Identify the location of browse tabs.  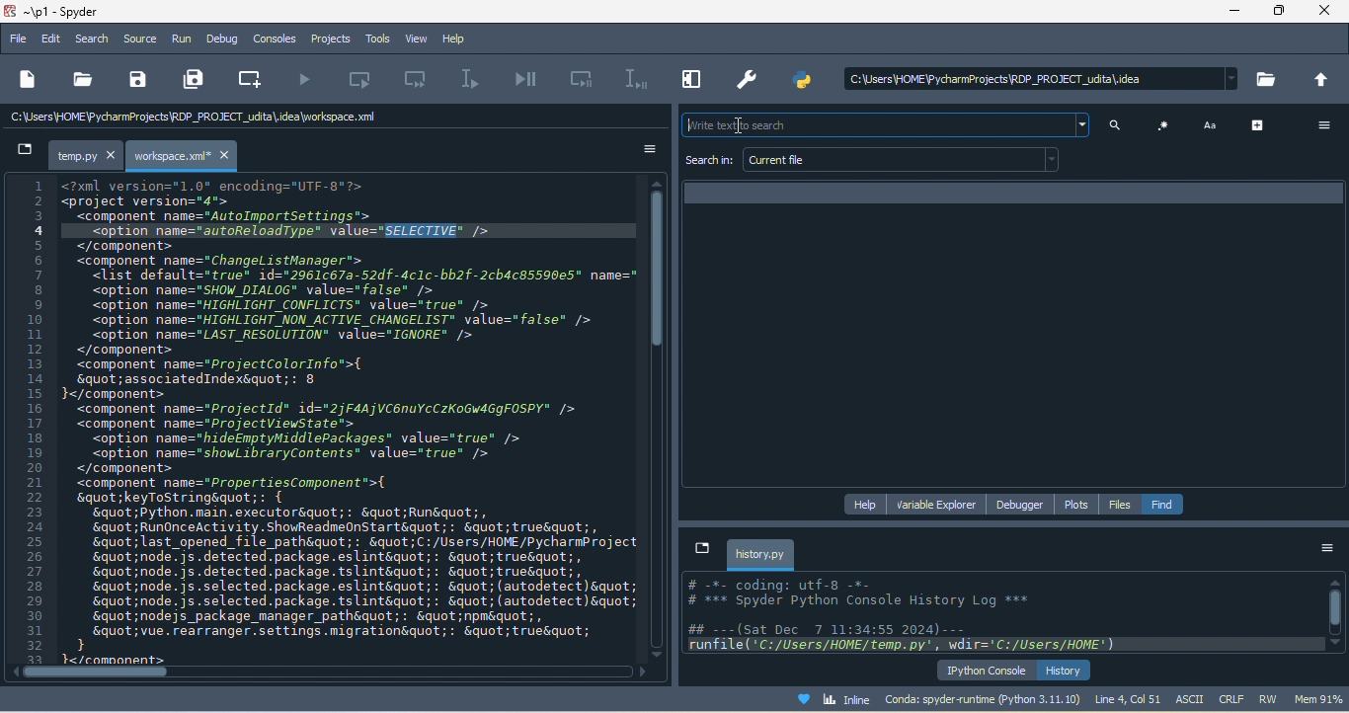
(24, 153).